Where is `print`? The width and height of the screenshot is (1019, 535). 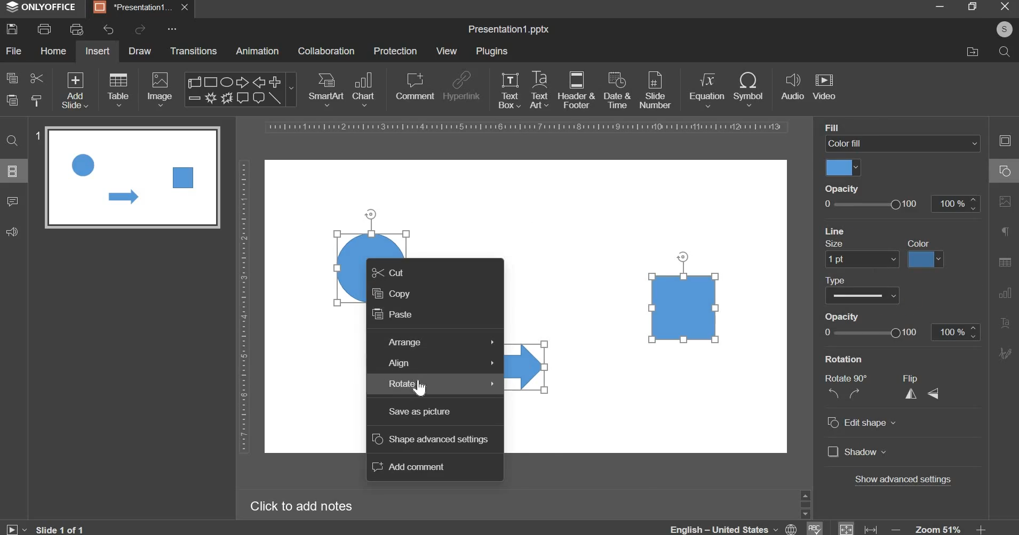
print is located at coordinates (44, 29).